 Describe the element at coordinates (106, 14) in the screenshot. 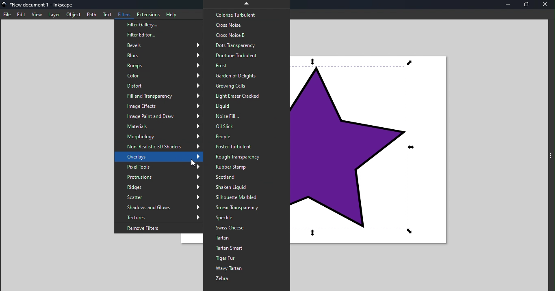

I see `Text` at that location.